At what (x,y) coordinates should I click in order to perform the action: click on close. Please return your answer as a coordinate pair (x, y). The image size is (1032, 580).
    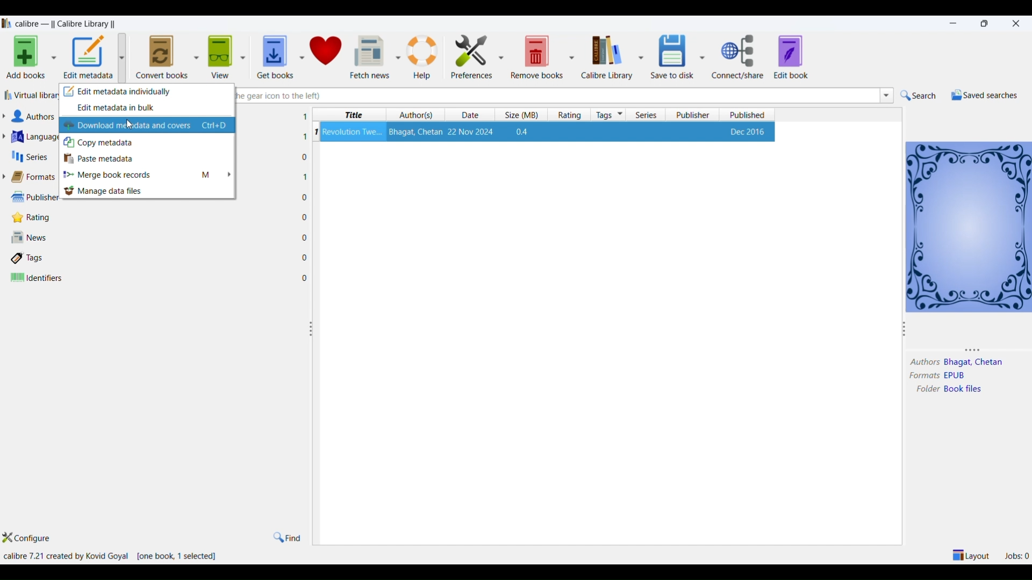
    Looking at the image, I should click on (1016, 22).